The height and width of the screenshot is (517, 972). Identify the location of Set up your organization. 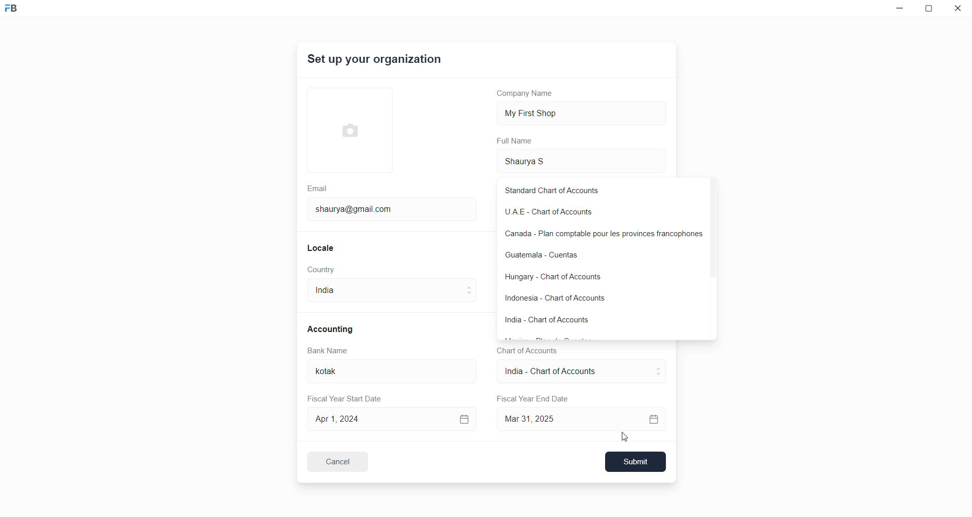
(376, 61).